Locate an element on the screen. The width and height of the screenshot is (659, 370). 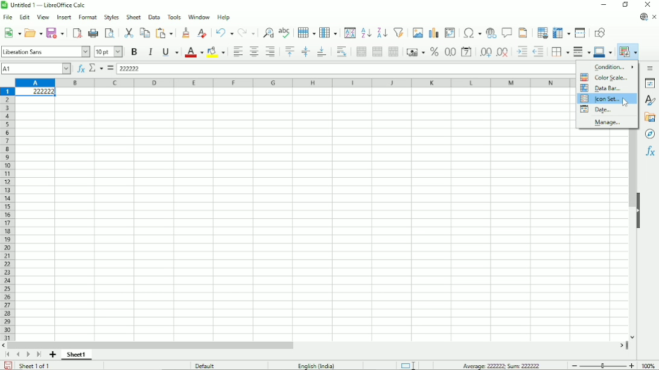
 is located at coordinates (648, 5).